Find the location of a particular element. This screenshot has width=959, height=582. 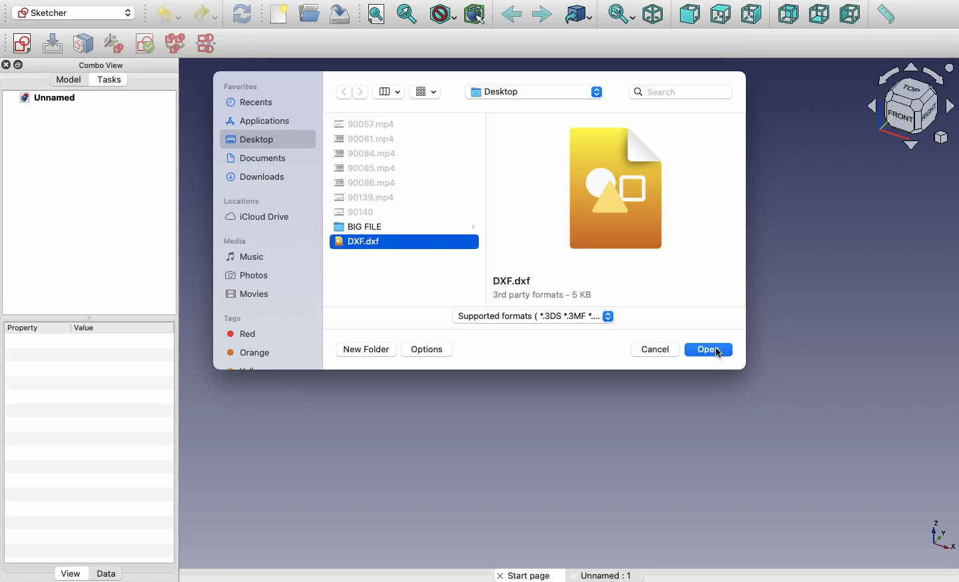

Front is located at coordinates (689, 16).